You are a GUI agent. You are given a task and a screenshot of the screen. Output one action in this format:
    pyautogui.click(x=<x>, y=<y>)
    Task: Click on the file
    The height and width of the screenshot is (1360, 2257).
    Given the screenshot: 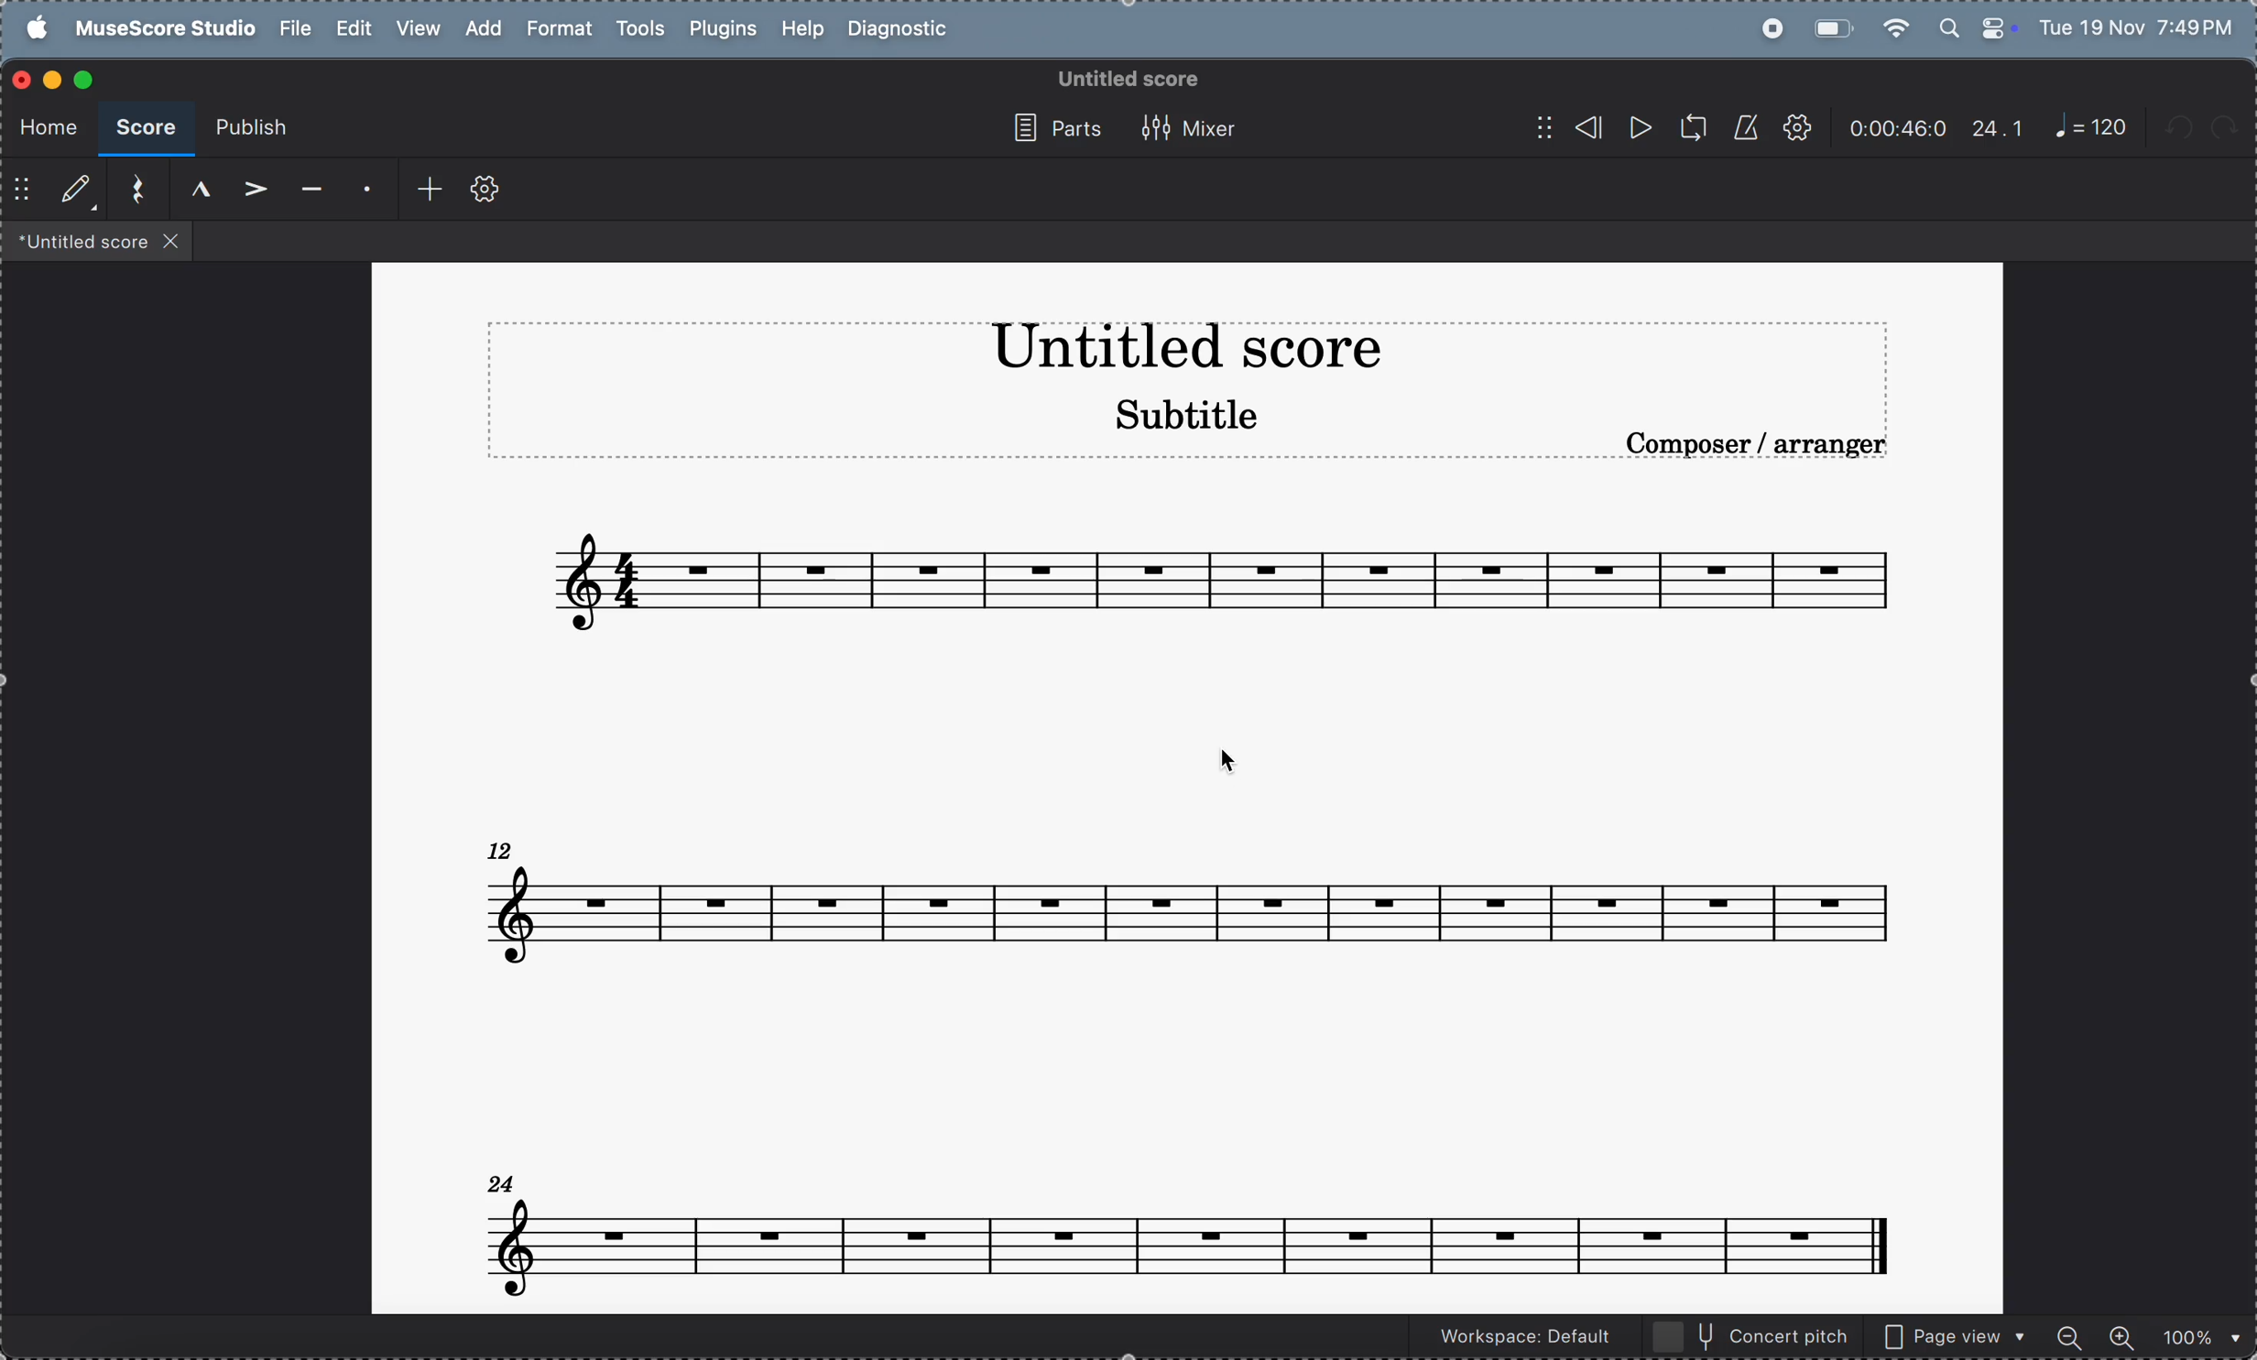 What is the action you would take?
    pyautogui.click(x=295, y=28)
    